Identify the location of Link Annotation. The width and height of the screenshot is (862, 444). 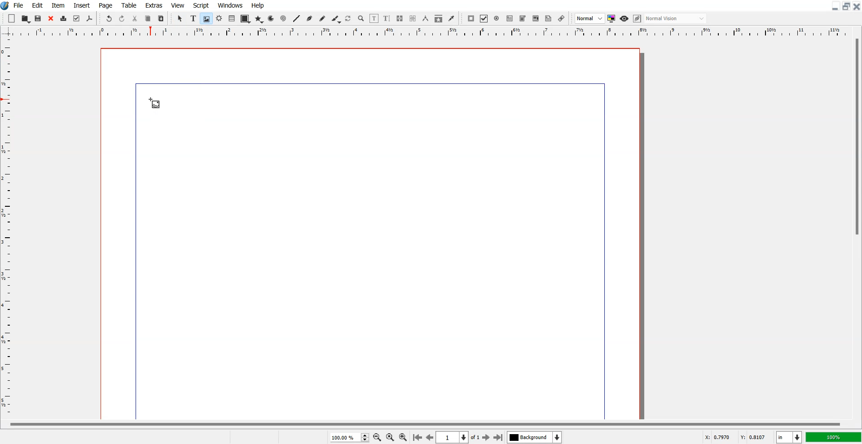
(562, 18).